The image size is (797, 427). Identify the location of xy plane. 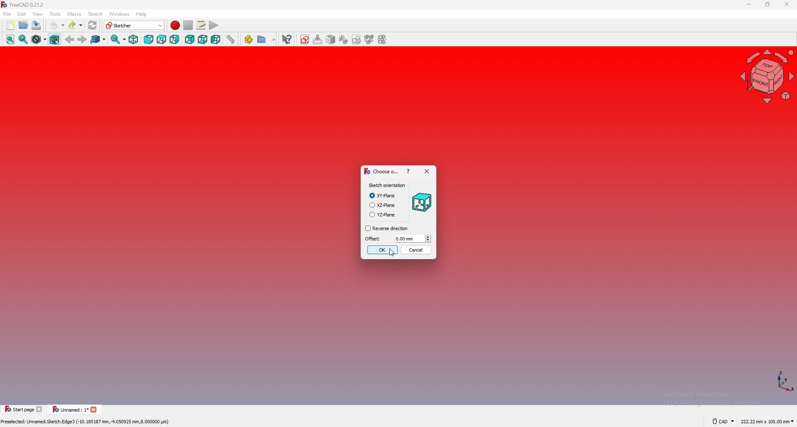
(384, 196).